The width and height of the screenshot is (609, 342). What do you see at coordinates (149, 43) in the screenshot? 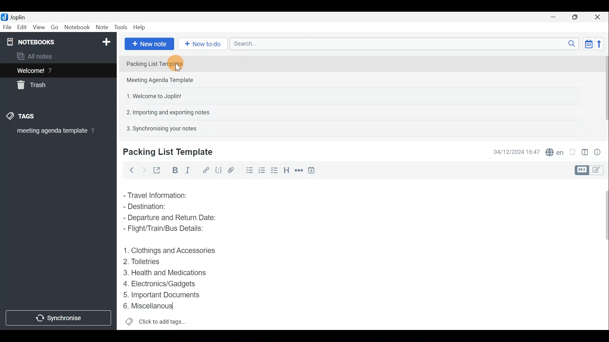
I see `New note` at bounding box center [149, 43].